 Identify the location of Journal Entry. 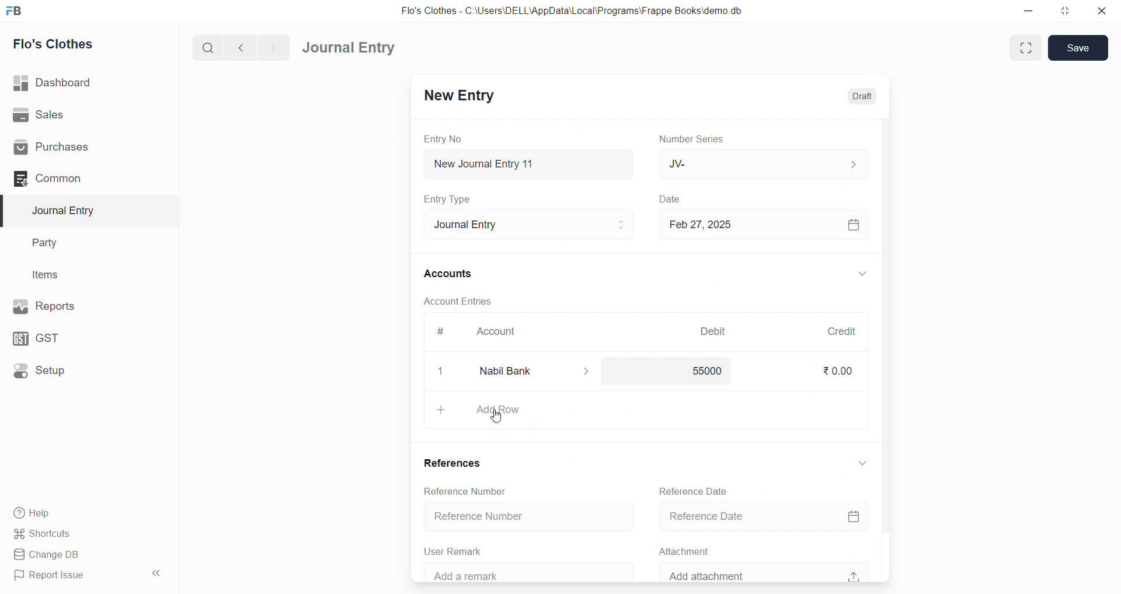
(67, 211).